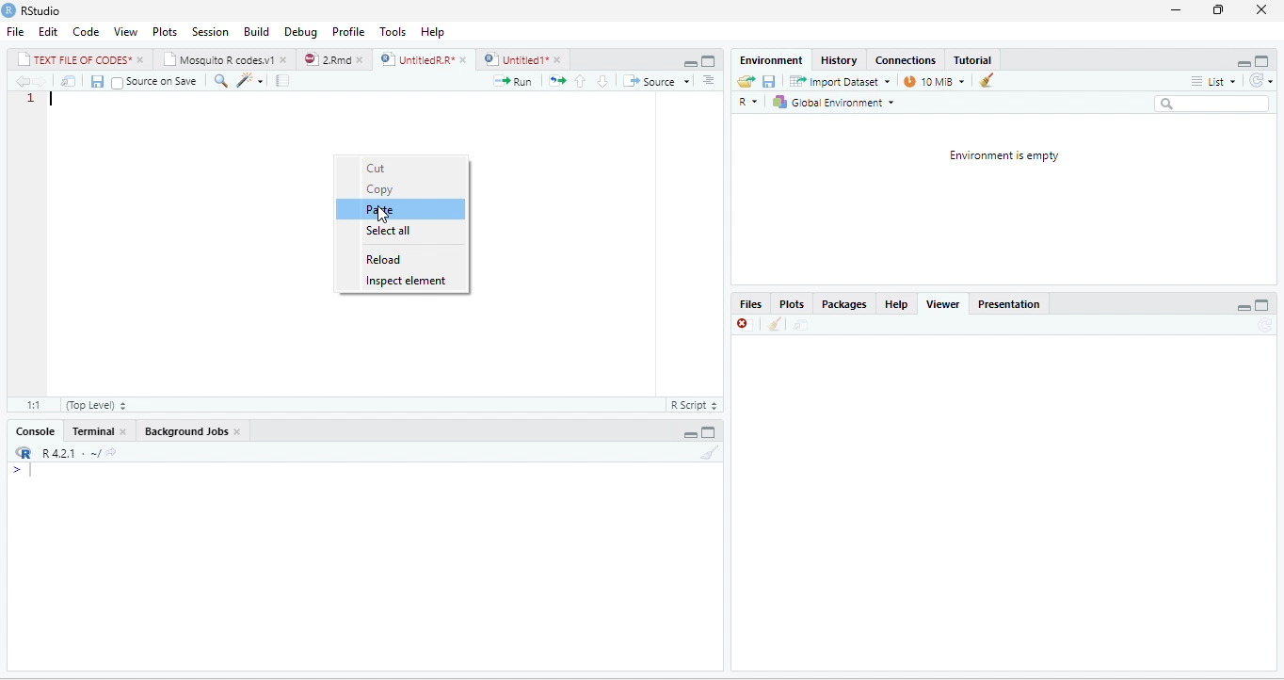 This screenshot has width=1284, height=680. What do you see at coordinates (708, 80) in the screenshot?
I see `show document outline` at bounding box center [708, 80].